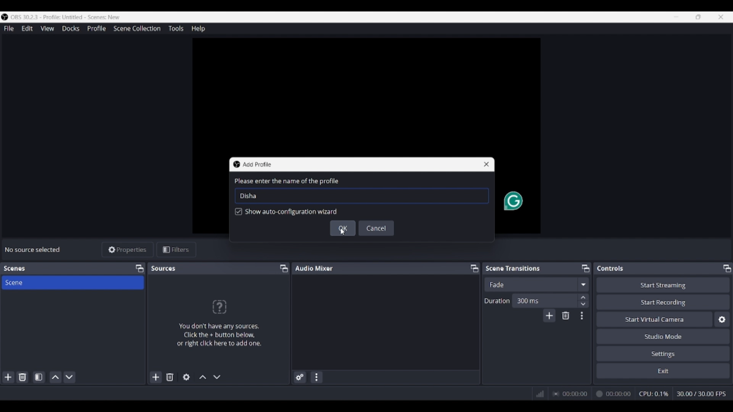  I want to click on Add source, so click(156, 377).